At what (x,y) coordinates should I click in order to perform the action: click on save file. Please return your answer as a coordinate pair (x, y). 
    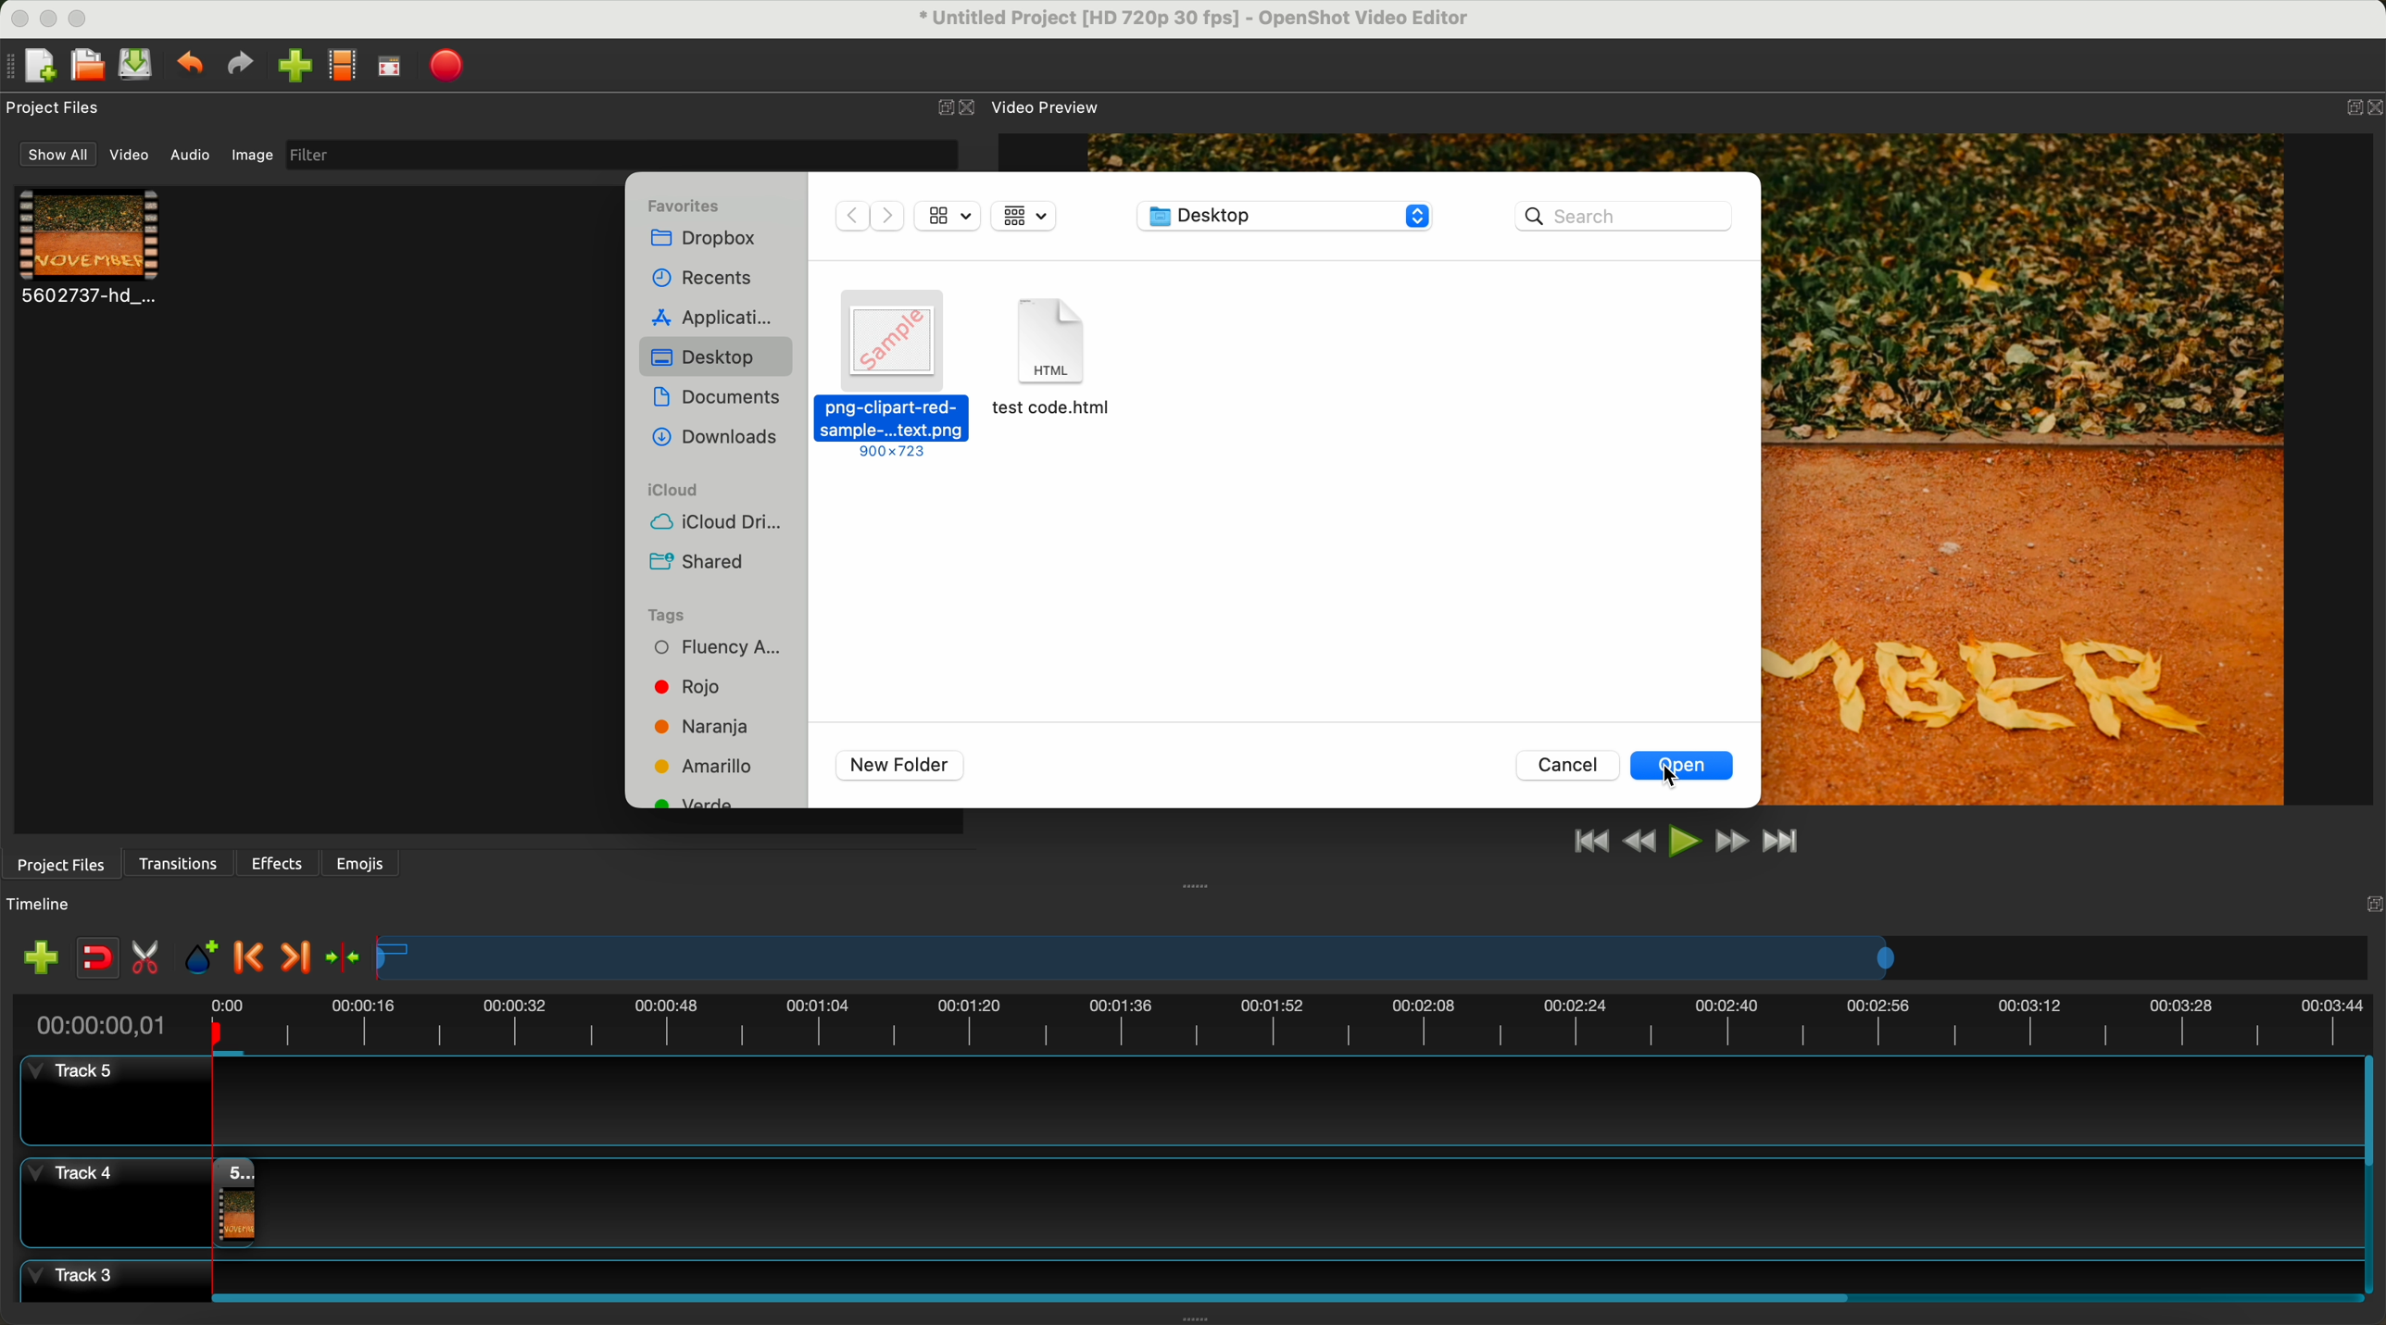
    Looking at the image, I should click on (139, 65).